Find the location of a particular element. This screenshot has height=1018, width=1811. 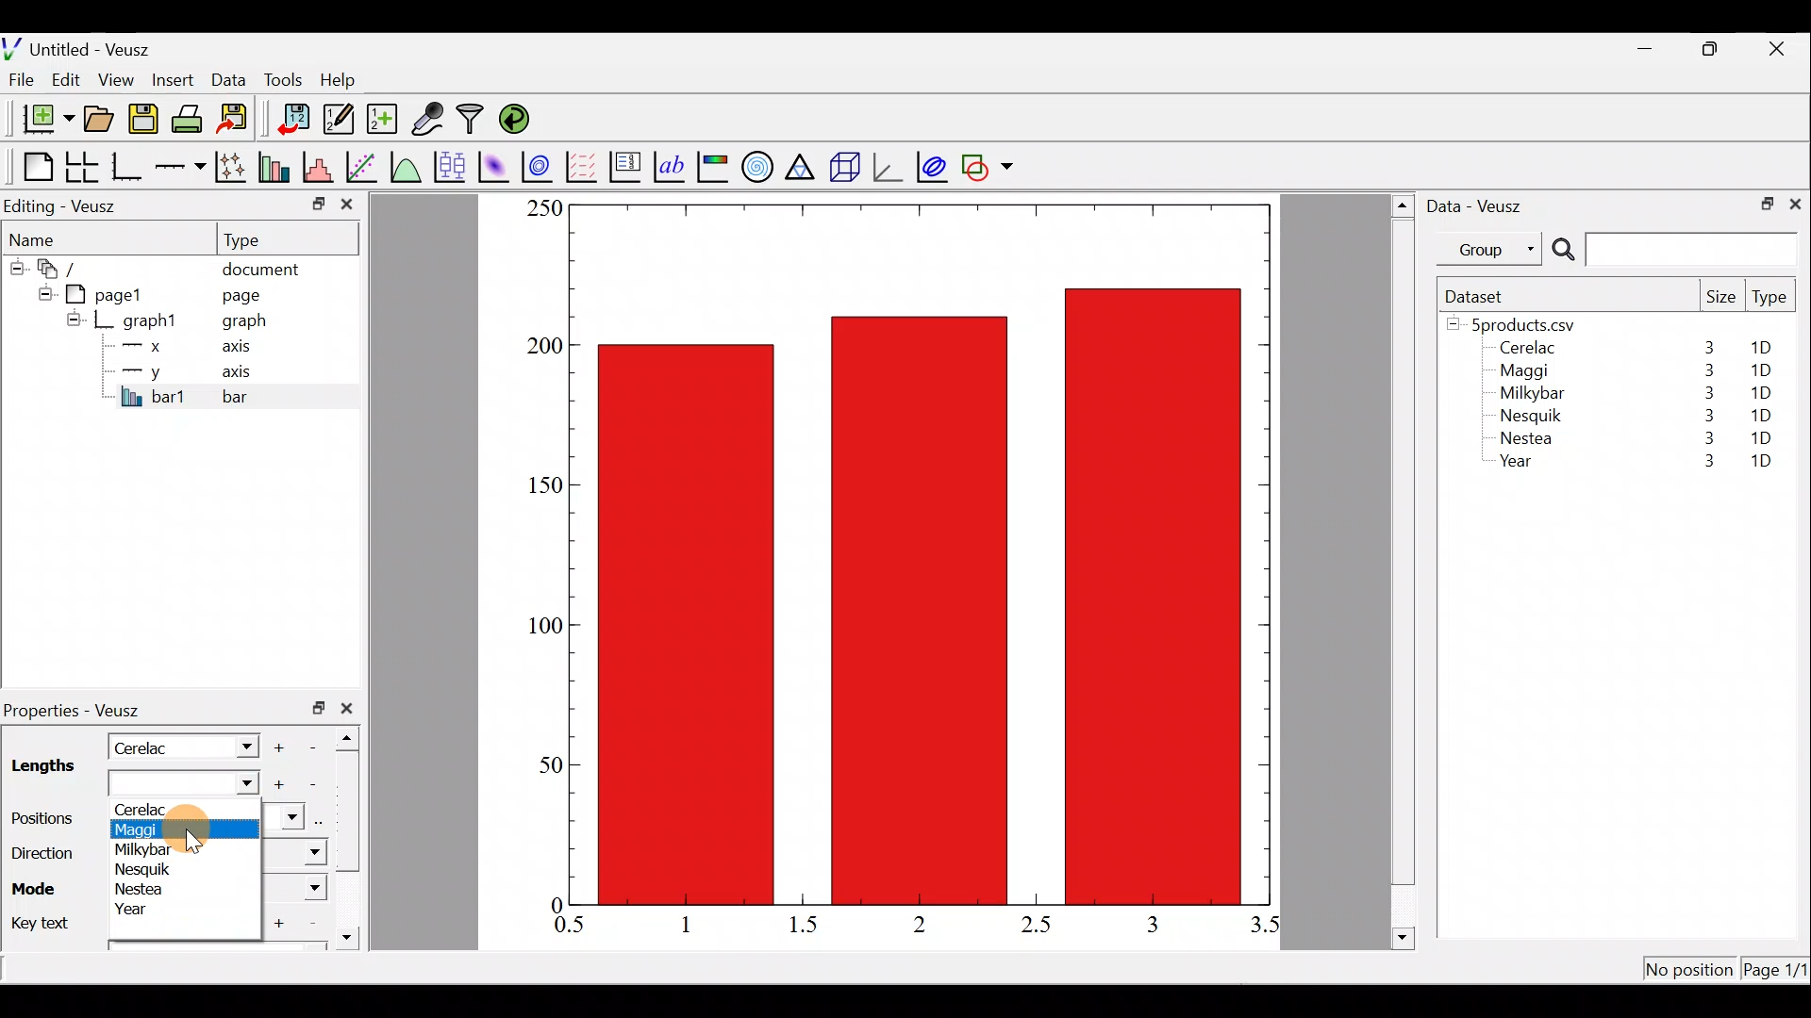

Editing - Veusz is located at coordinates (64, 205).